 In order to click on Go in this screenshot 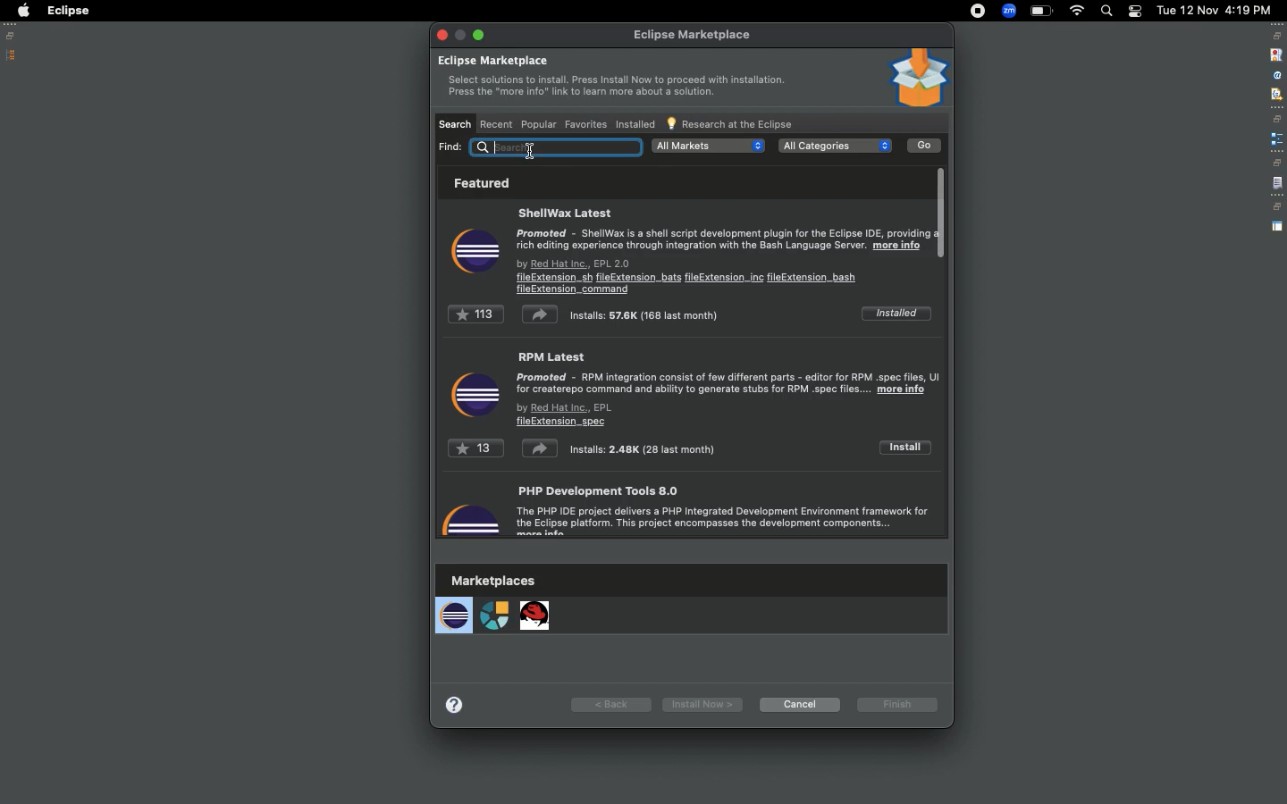, I will do `click(925, 146)`.